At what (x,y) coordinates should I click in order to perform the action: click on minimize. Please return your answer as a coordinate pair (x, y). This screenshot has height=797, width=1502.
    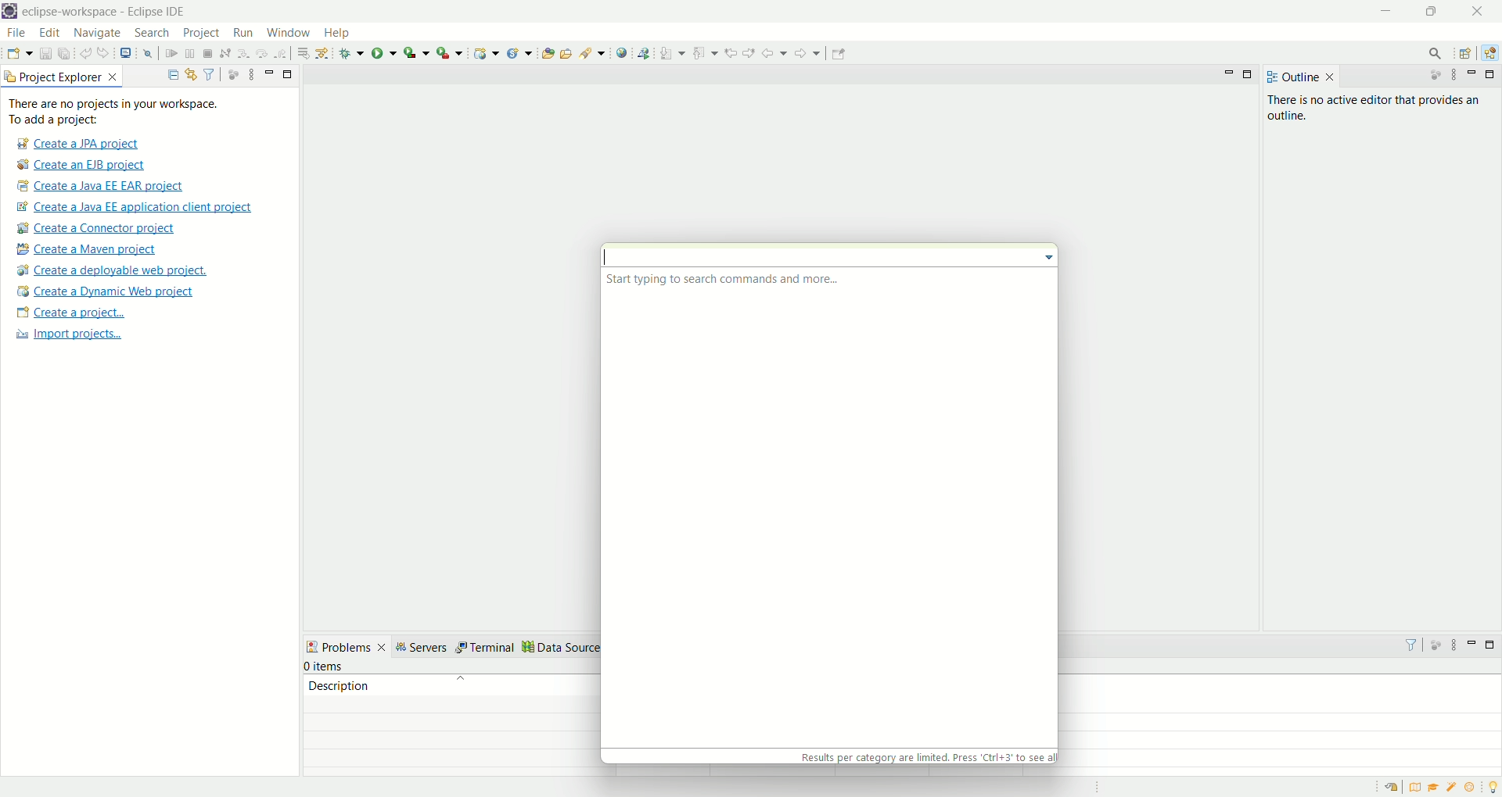
    Looking at the image, I should click on (269, 71).